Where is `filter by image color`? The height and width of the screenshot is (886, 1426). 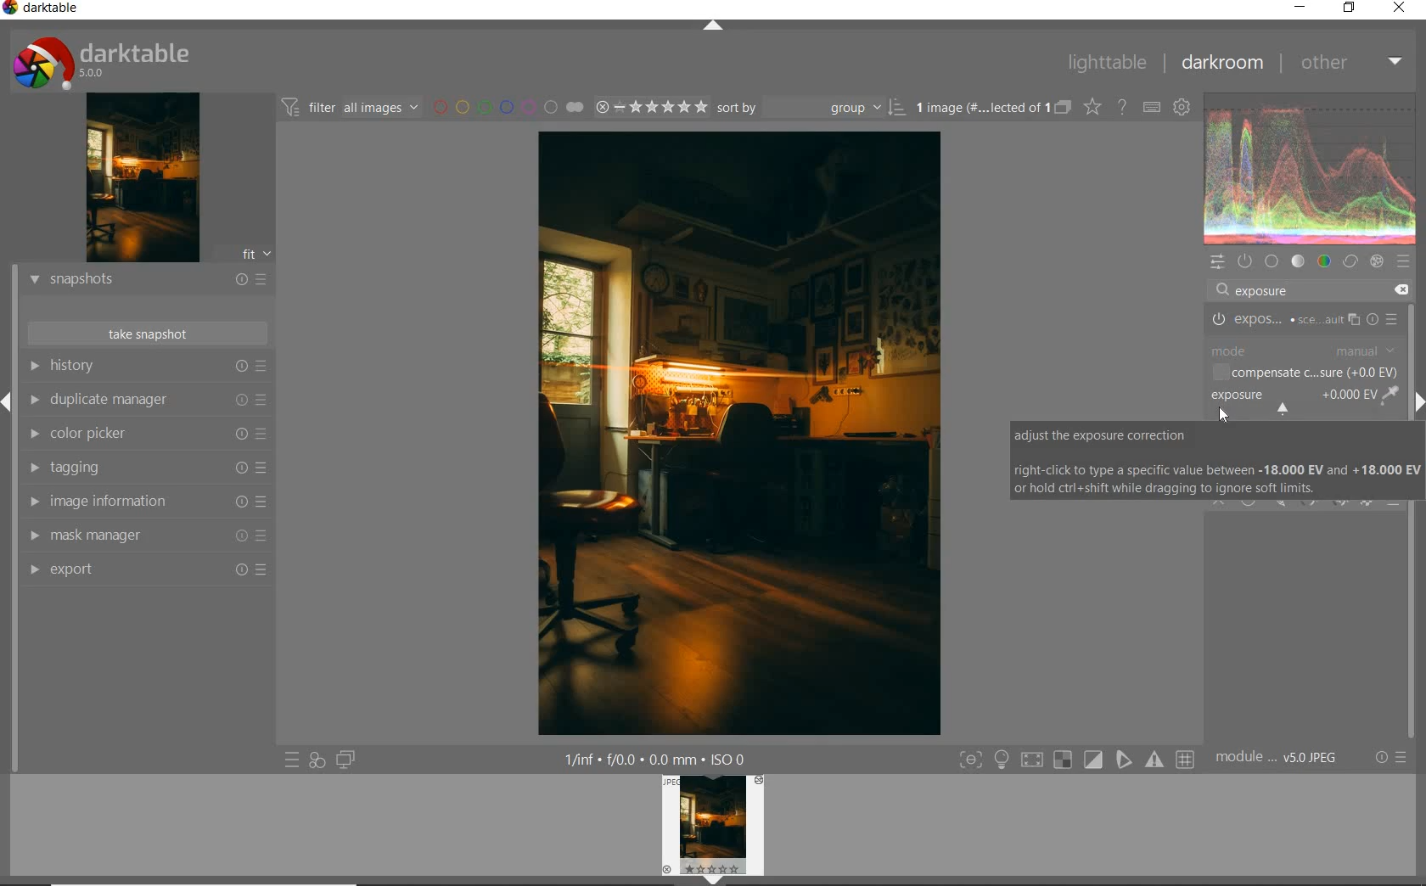 filter by image color is located at coordinates (508, 109).